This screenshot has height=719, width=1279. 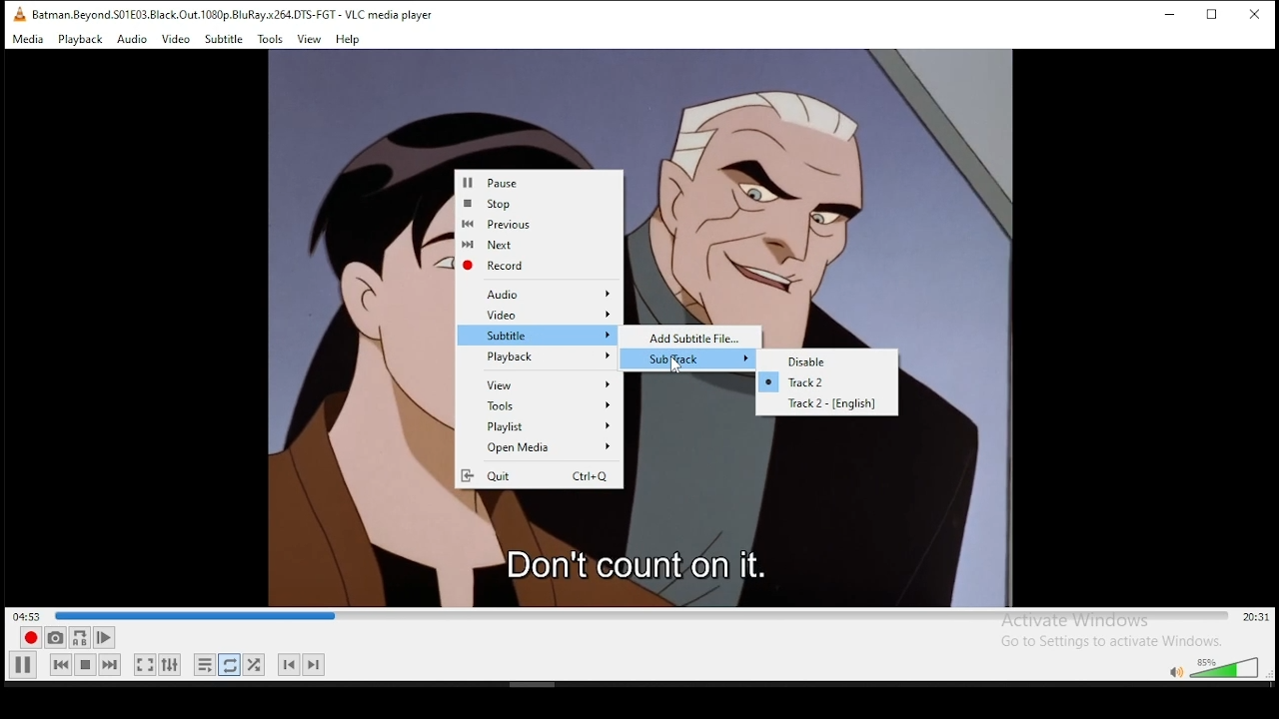 What do you see at coordinates (317, 664) in the screenshot?
I see `Next Track ` at bounding box center [317, 664].